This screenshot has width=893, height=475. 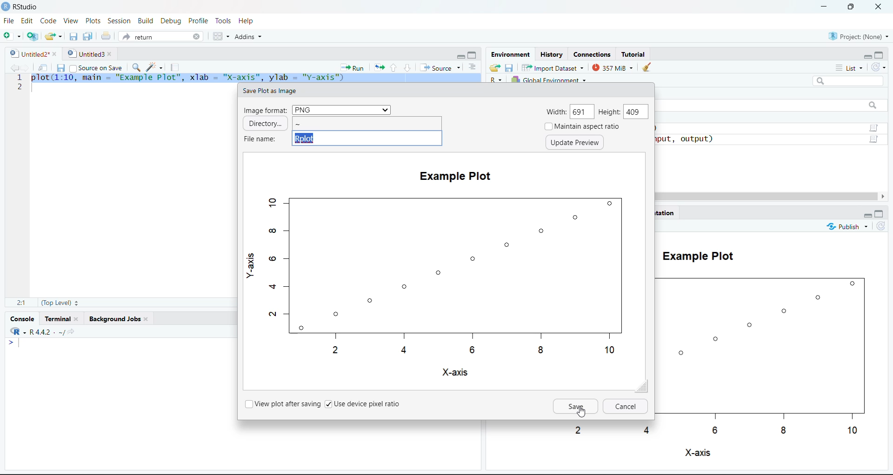 I want to click on 691, so click(x=583, y=110).